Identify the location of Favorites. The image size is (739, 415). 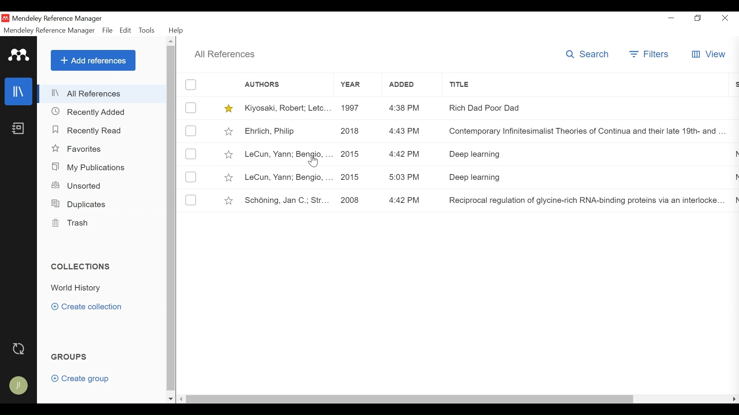
(82, 149).